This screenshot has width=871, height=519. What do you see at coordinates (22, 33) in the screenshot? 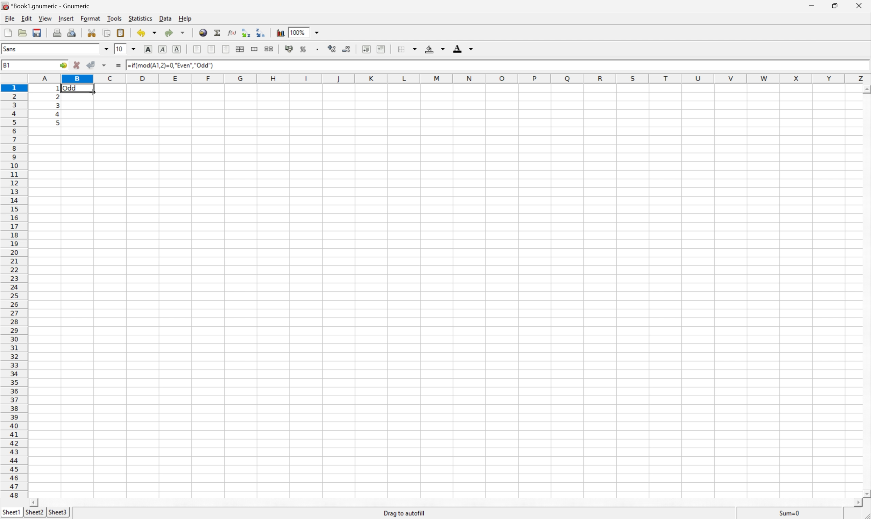
I see `Open a file` at bounding box center [22, 33].